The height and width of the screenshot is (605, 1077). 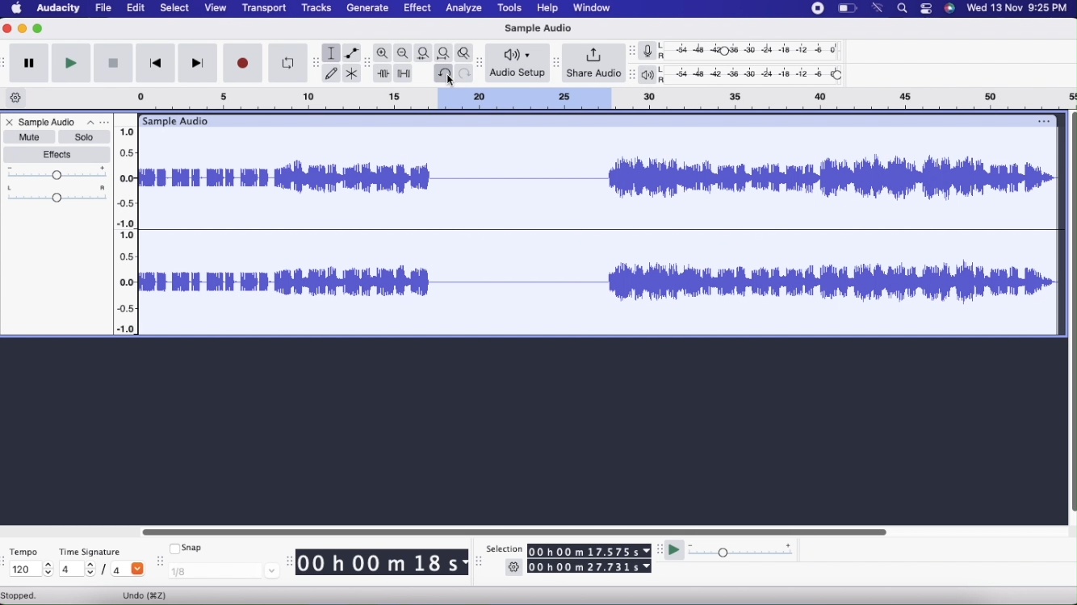 What do you see at coordinates (465, 9) in the screenshot?
I see `Analyze` at bounding box center [465, 9].